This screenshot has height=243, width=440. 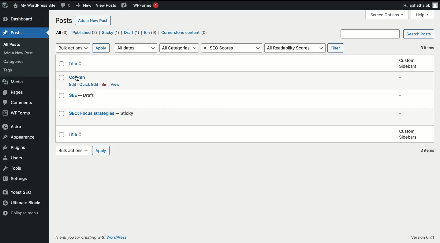 What do you see at coordinates (13, 44) in the screenshot?
I see `` at bounding box center [13, 44].